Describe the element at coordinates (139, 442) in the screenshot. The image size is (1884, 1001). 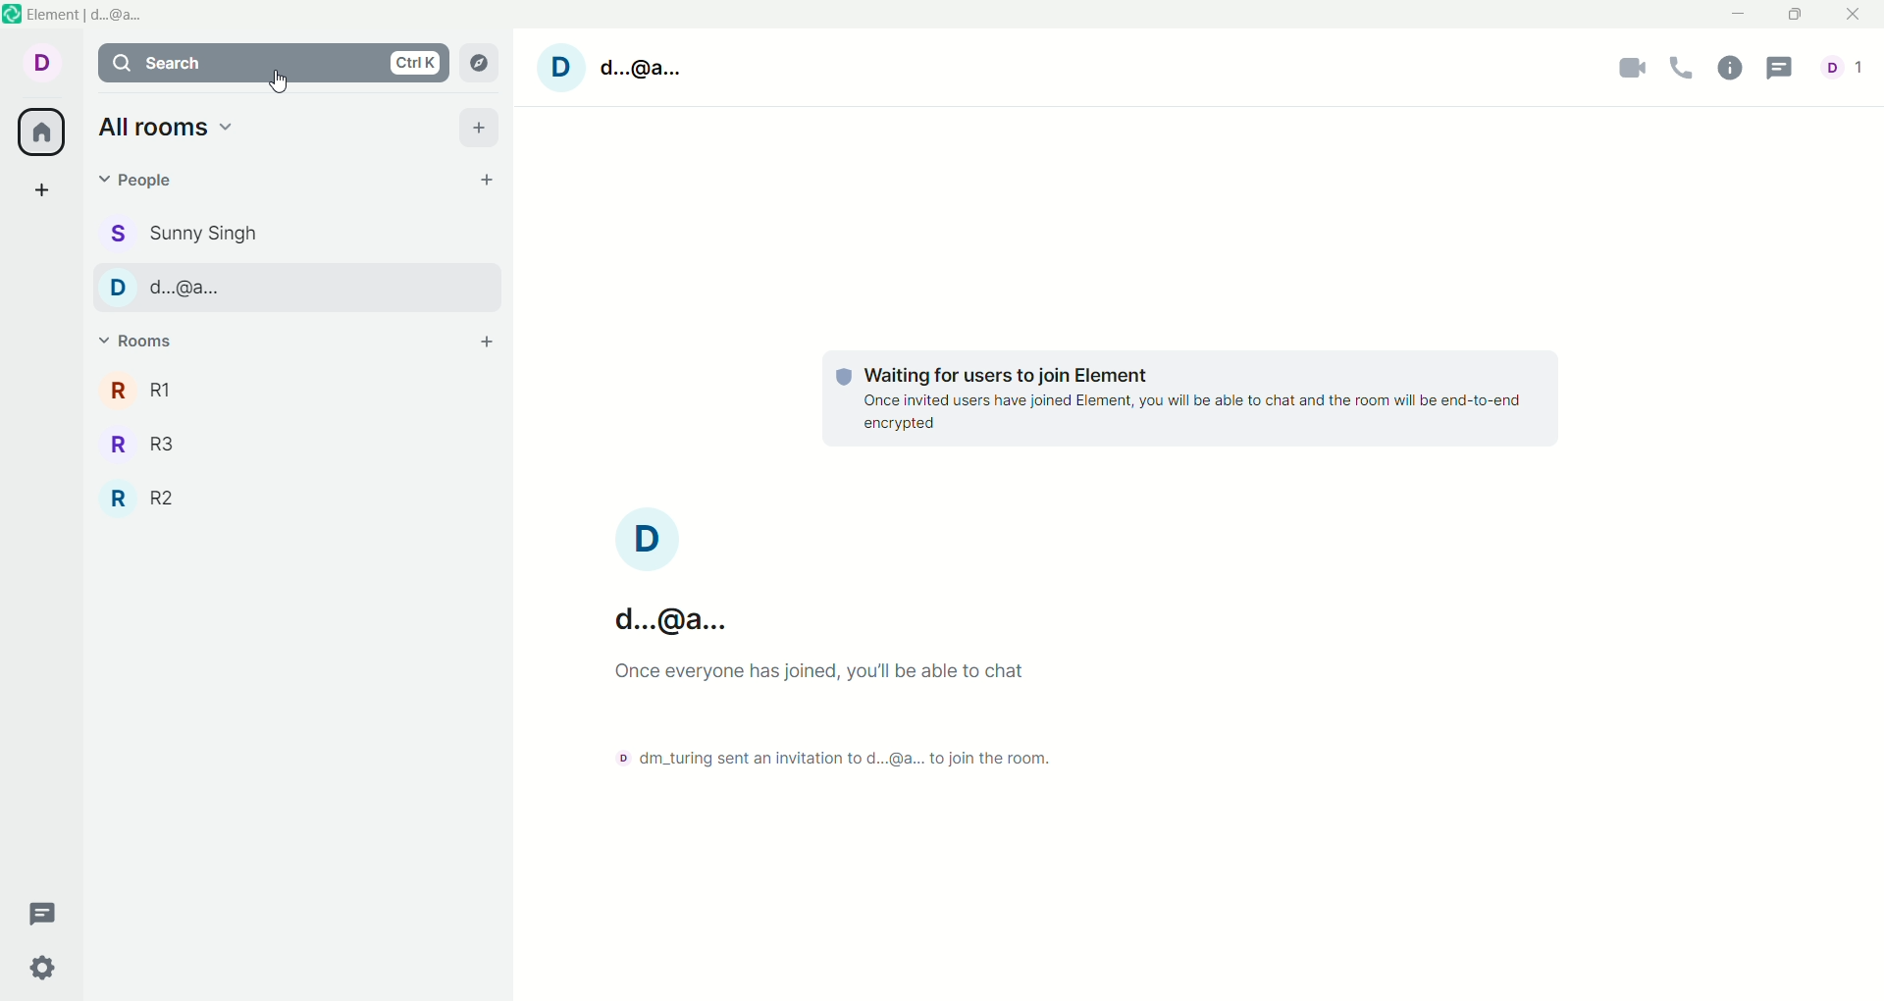
I see `R3` at that location.